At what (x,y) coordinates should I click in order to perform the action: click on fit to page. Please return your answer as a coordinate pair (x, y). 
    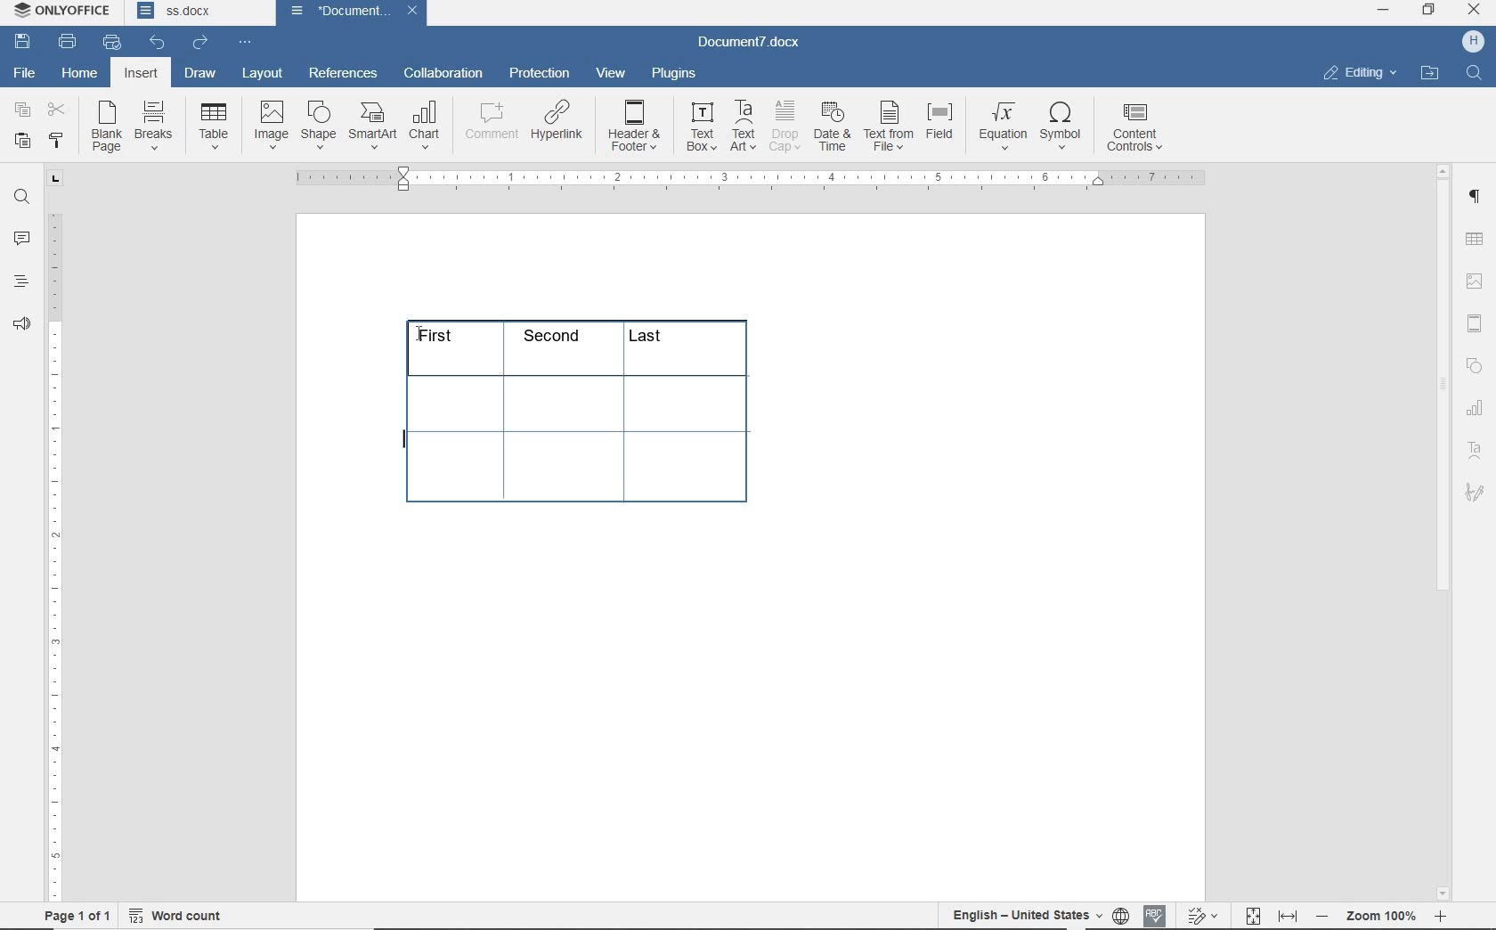
    Looking at the image, I should click on (1252, 913).